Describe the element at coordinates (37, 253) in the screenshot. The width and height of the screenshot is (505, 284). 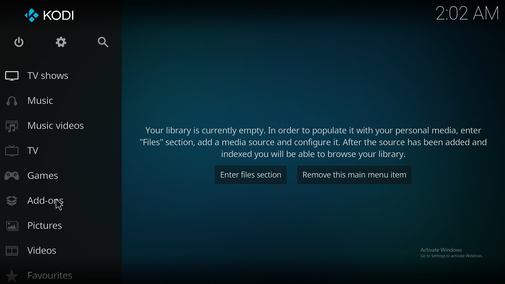
I see `videos` at that location.